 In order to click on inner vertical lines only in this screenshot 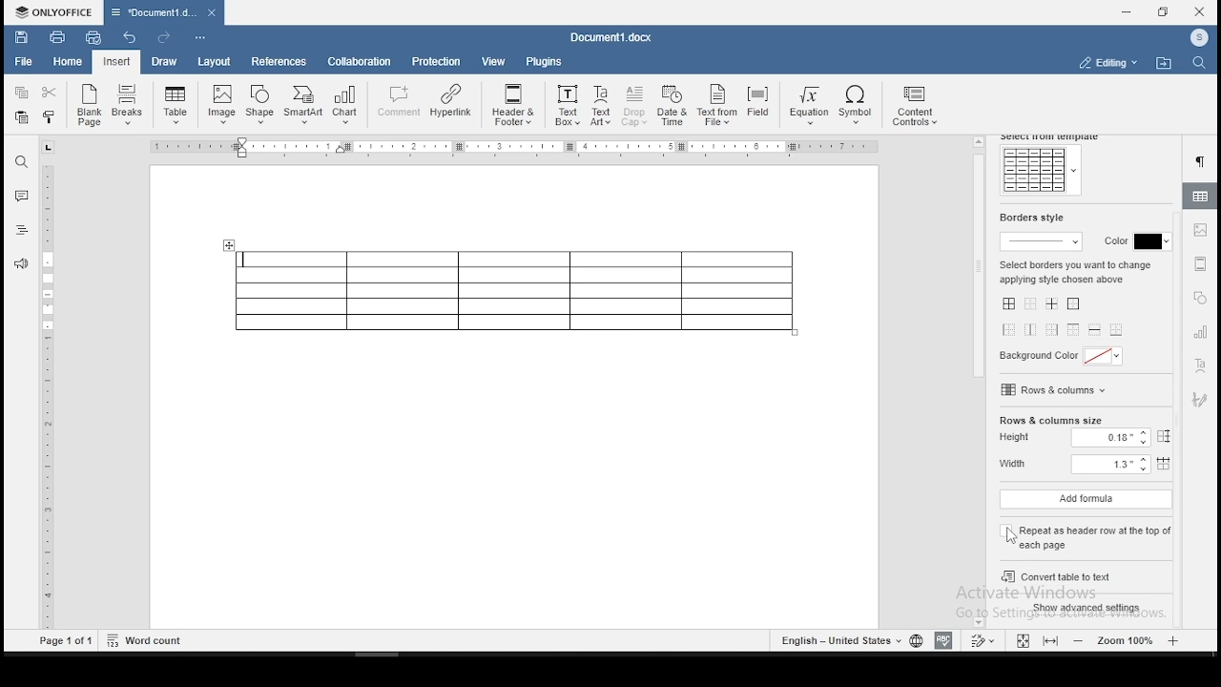, I will do `click(1031, 330)`.